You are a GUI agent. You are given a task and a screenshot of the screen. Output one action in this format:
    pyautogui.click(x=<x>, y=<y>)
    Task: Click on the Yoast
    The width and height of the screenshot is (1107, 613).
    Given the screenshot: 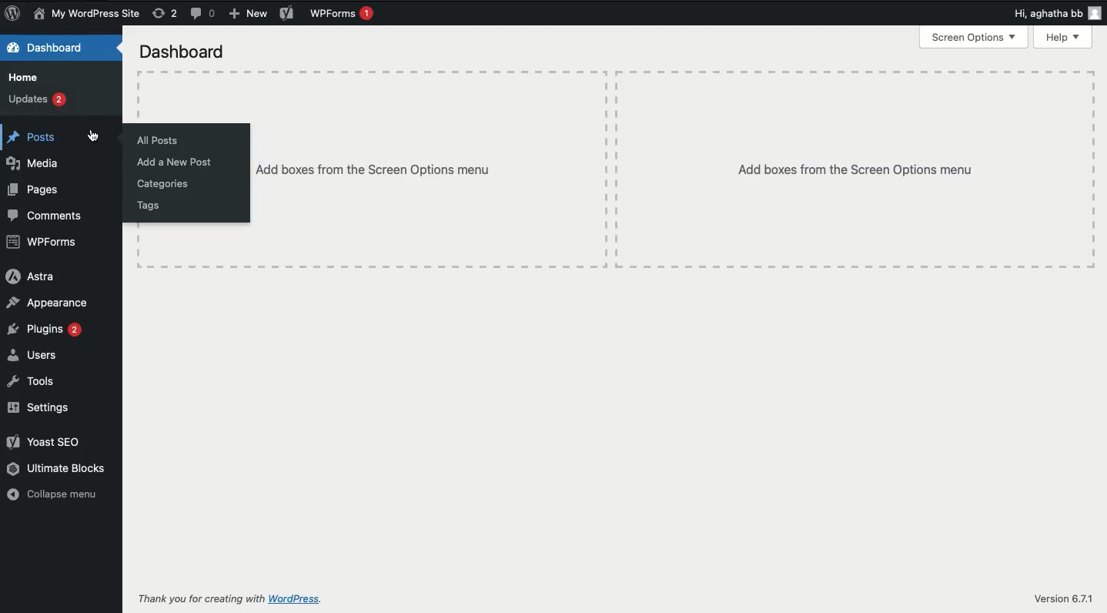 What is the action you would take?
    pyautogui.click(x=54, y=441)
    